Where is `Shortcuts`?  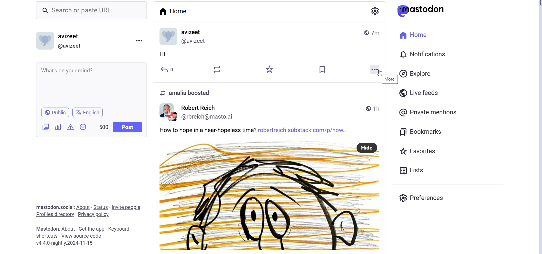 Shortcuts is located at coordinates (47, 235).